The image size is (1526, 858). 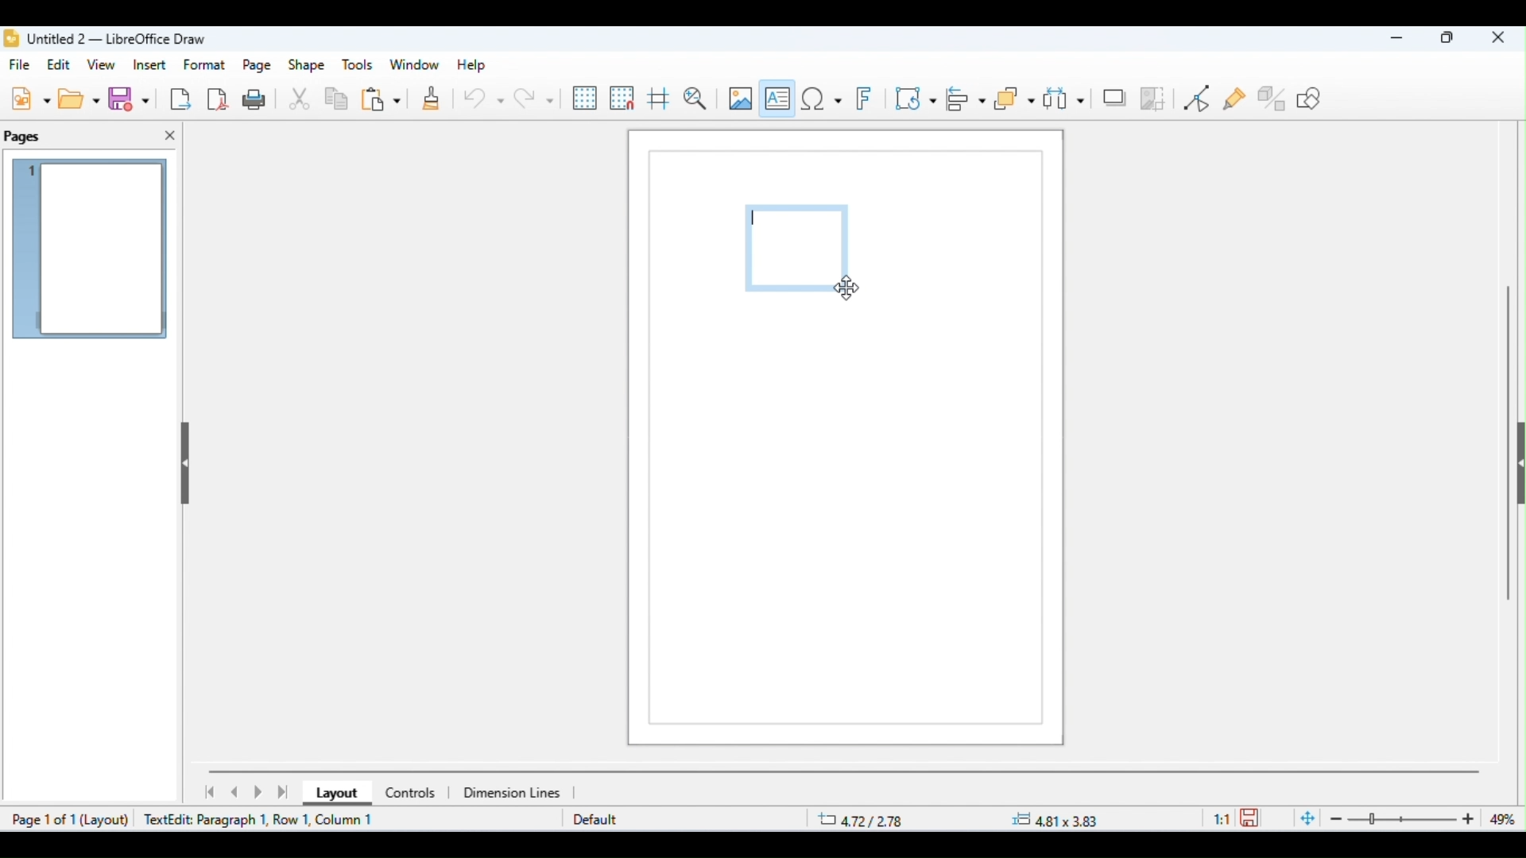 What do you see at coordinates (695, 99) in the screenshot?
I see `zoom and pan` at bounding box center [695, 99].